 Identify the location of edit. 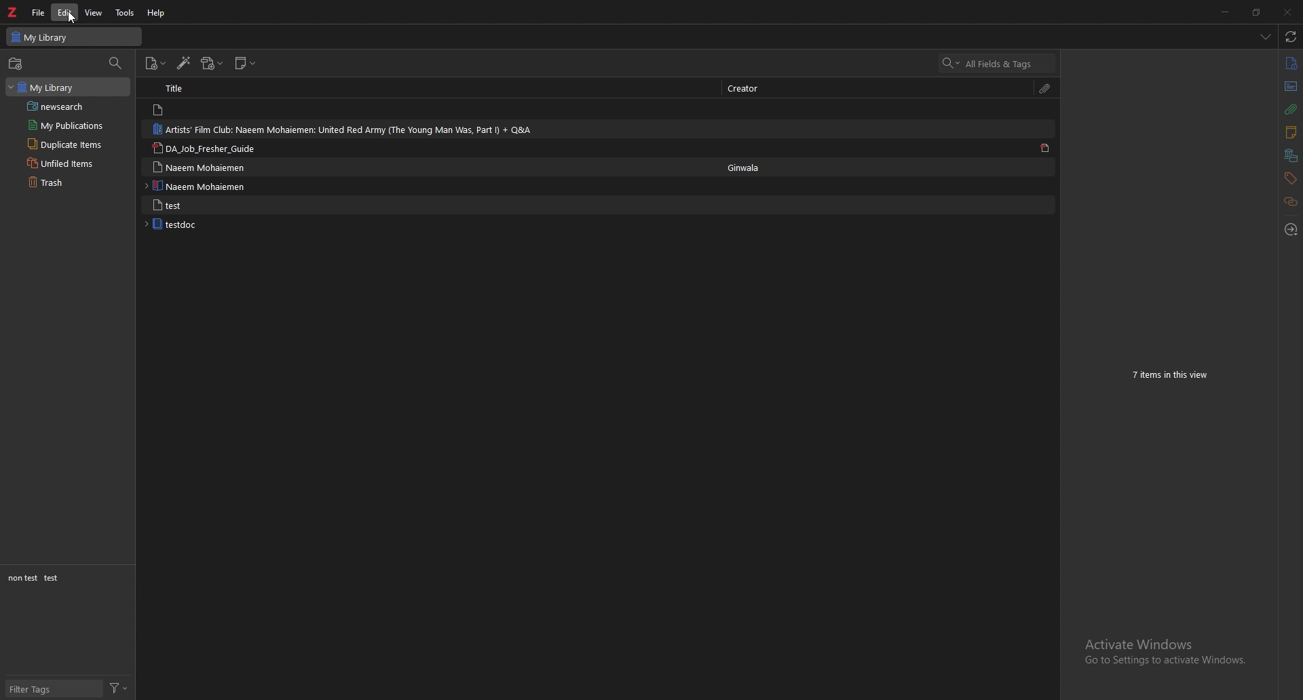
(65, 12).